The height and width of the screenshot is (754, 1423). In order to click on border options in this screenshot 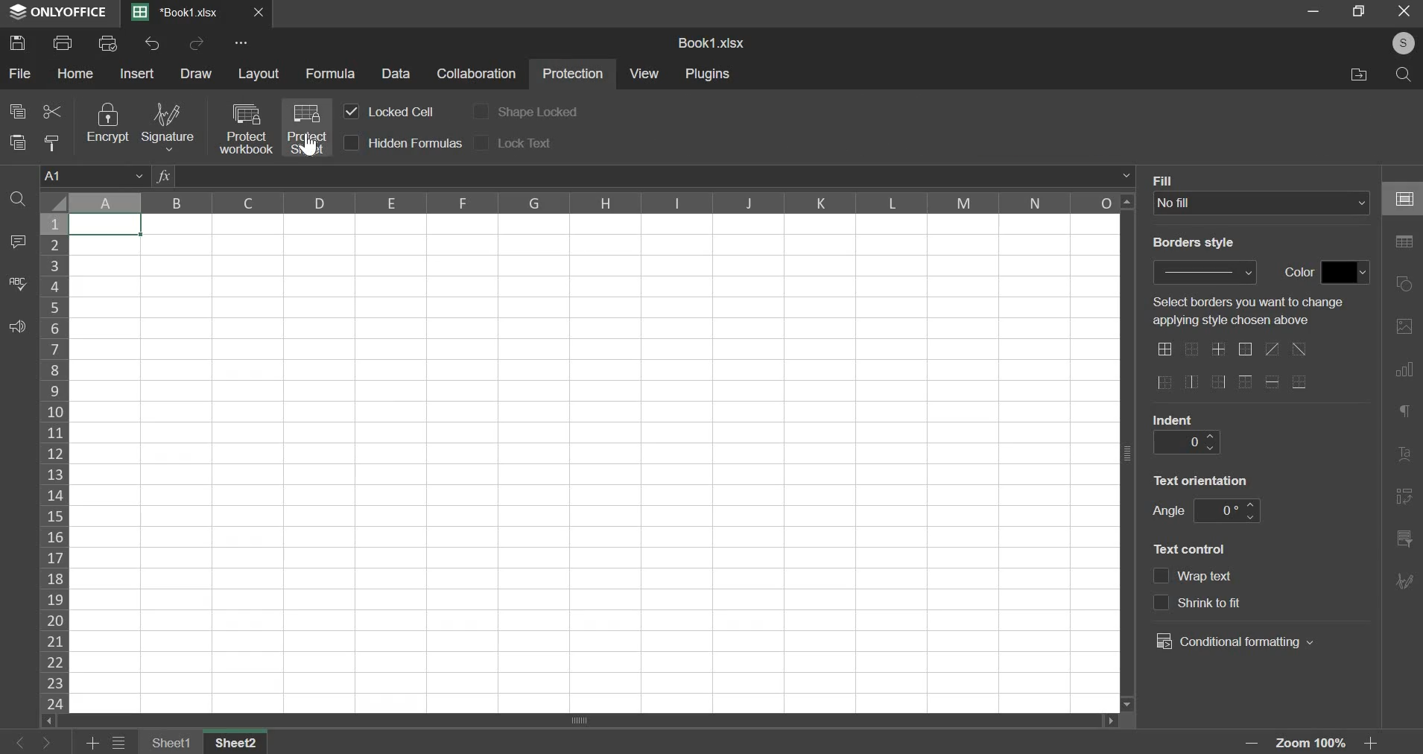, I will do `click(1271, 349)`.